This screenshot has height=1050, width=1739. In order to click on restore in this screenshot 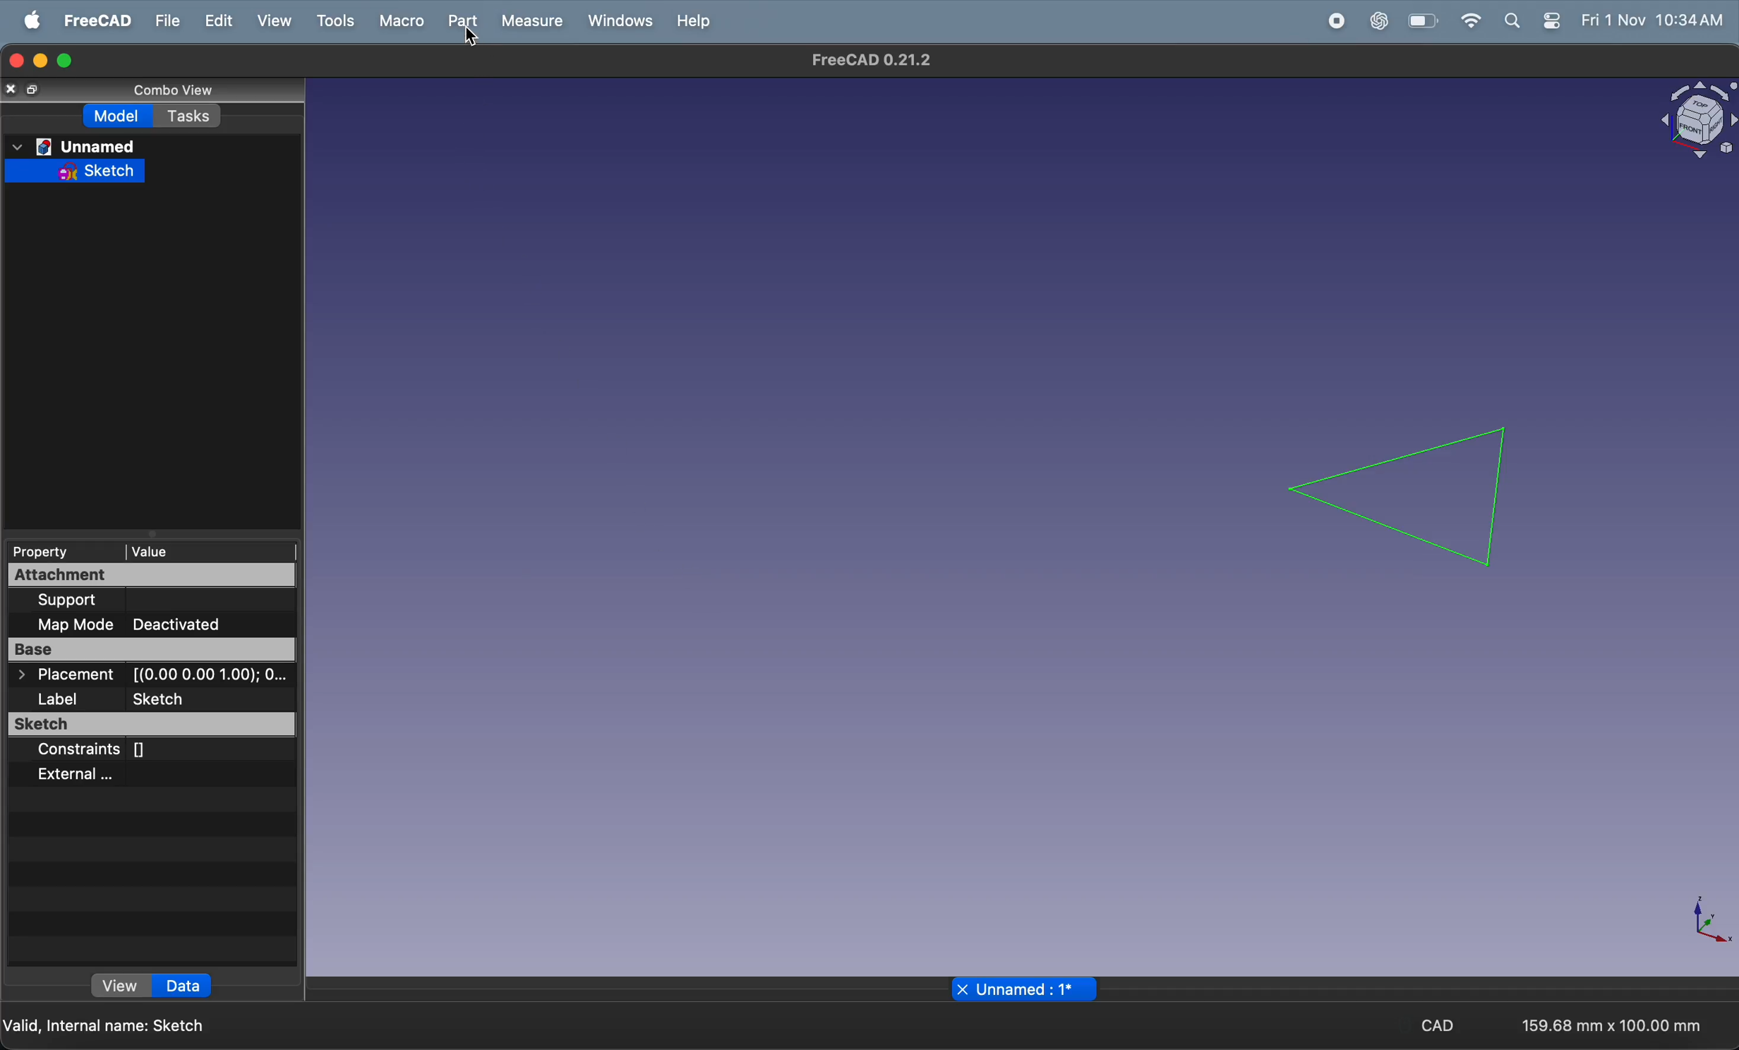, I will do `click(36, 90)`.